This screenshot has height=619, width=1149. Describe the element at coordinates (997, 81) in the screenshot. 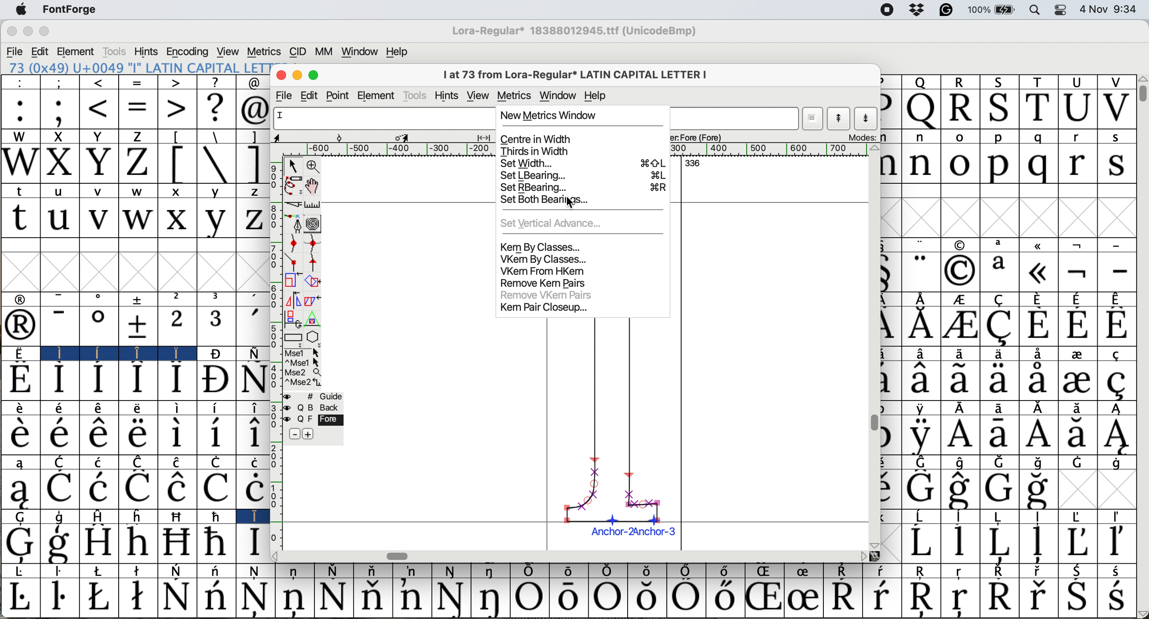

I see `S` at that location.